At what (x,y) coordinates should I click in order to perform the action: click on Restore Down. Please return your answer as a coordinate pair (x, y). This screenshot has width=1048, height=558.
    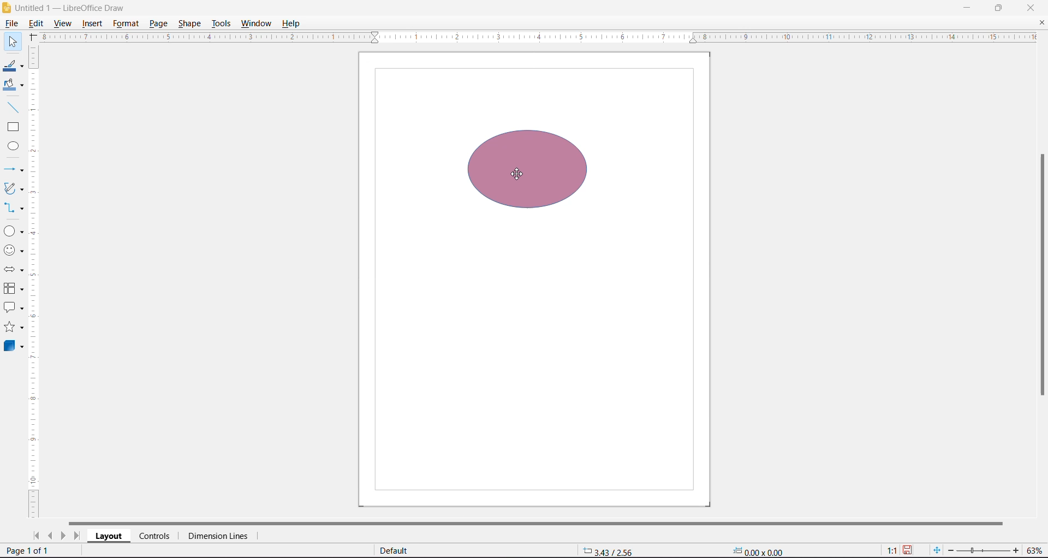
    Looking at the image, I should click on (999, 8).